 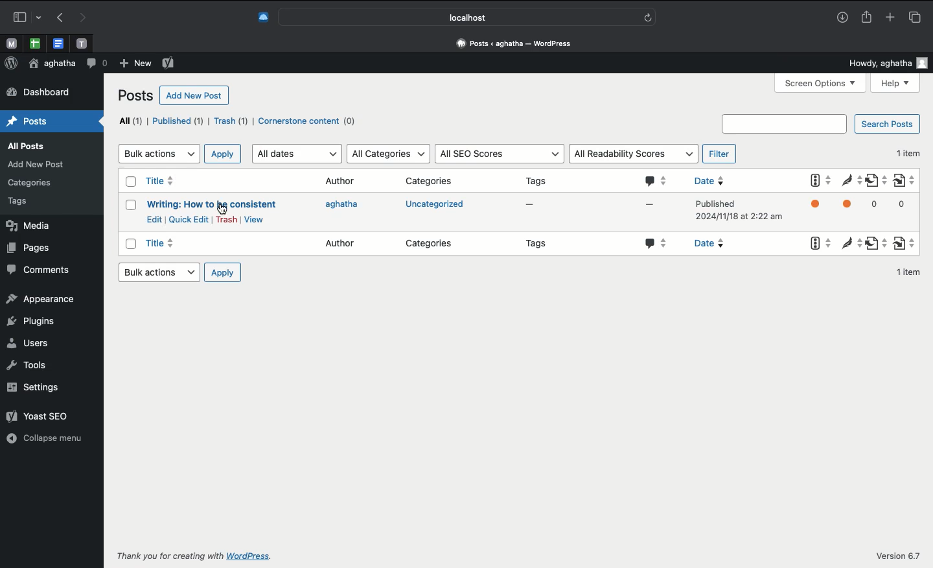 I want to click on Internal links, so click(x=906, y=243).